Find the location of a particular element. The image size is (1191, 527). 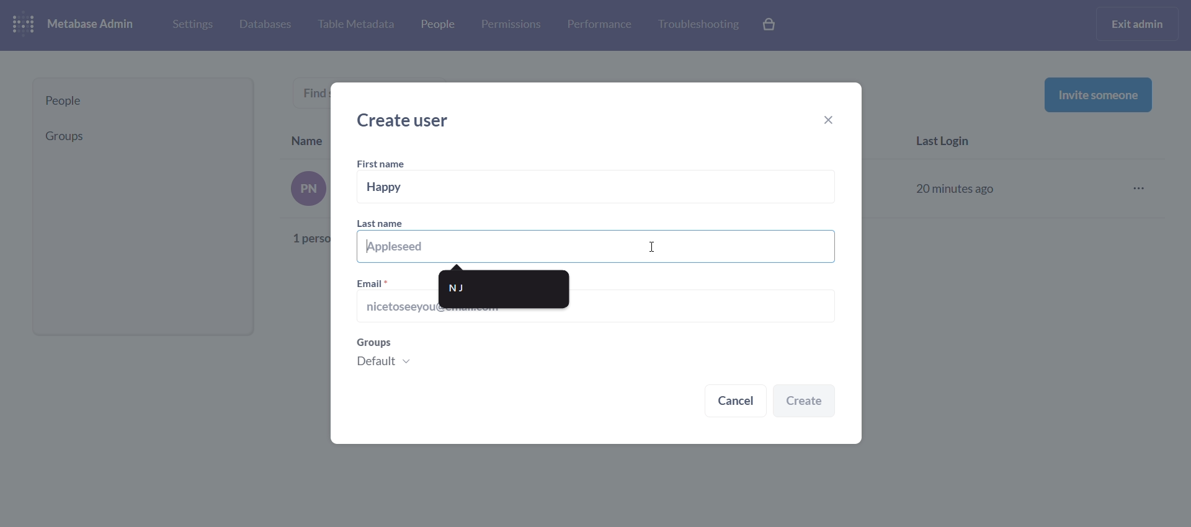

database is located at coordinates (263, 25).